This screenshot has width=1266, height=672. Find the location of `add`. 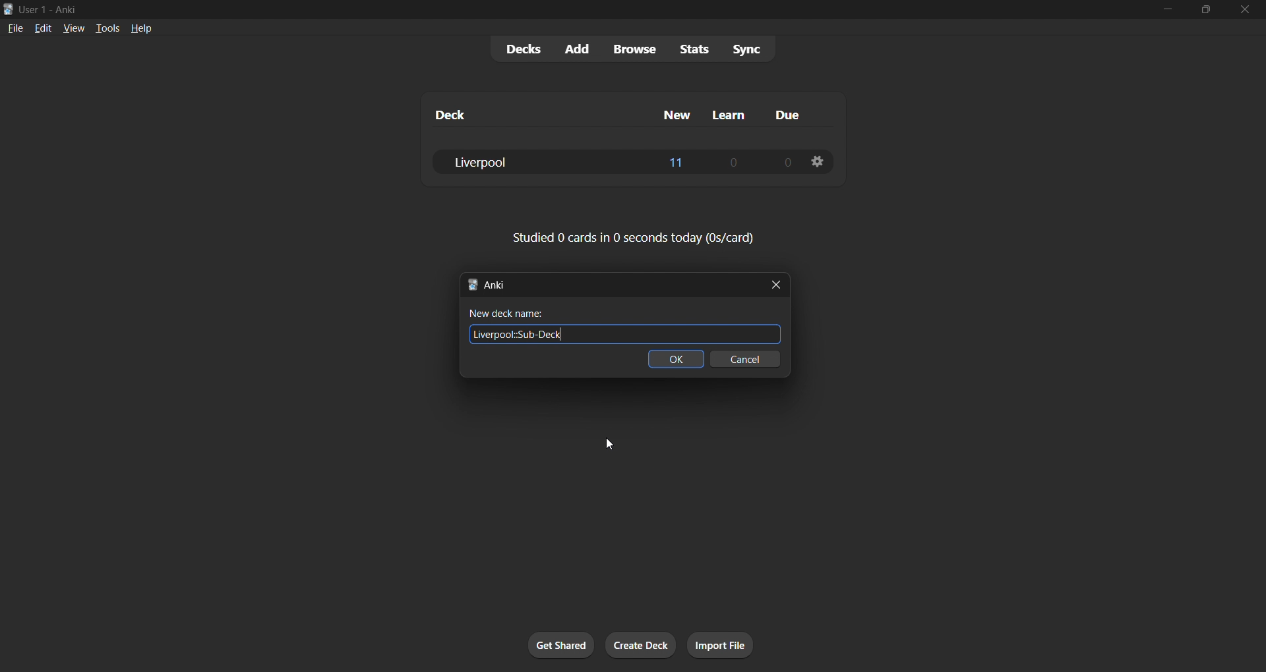

add is located at coordinates (574, 47).